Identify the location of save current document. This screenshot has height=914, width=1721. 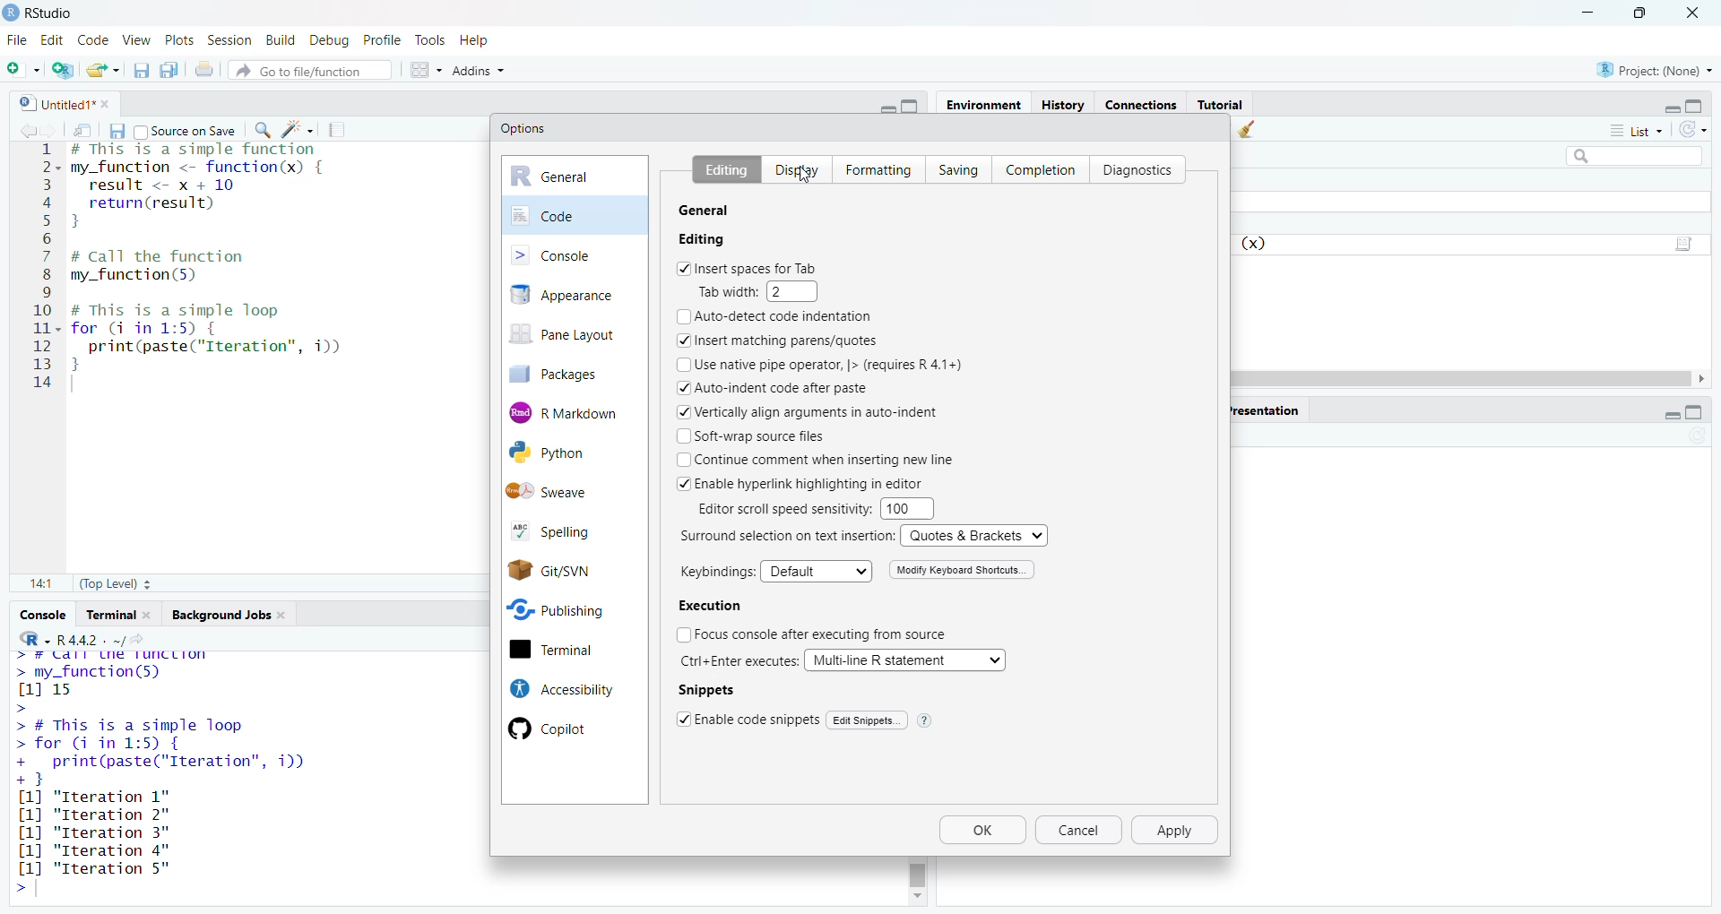
(116, 129).